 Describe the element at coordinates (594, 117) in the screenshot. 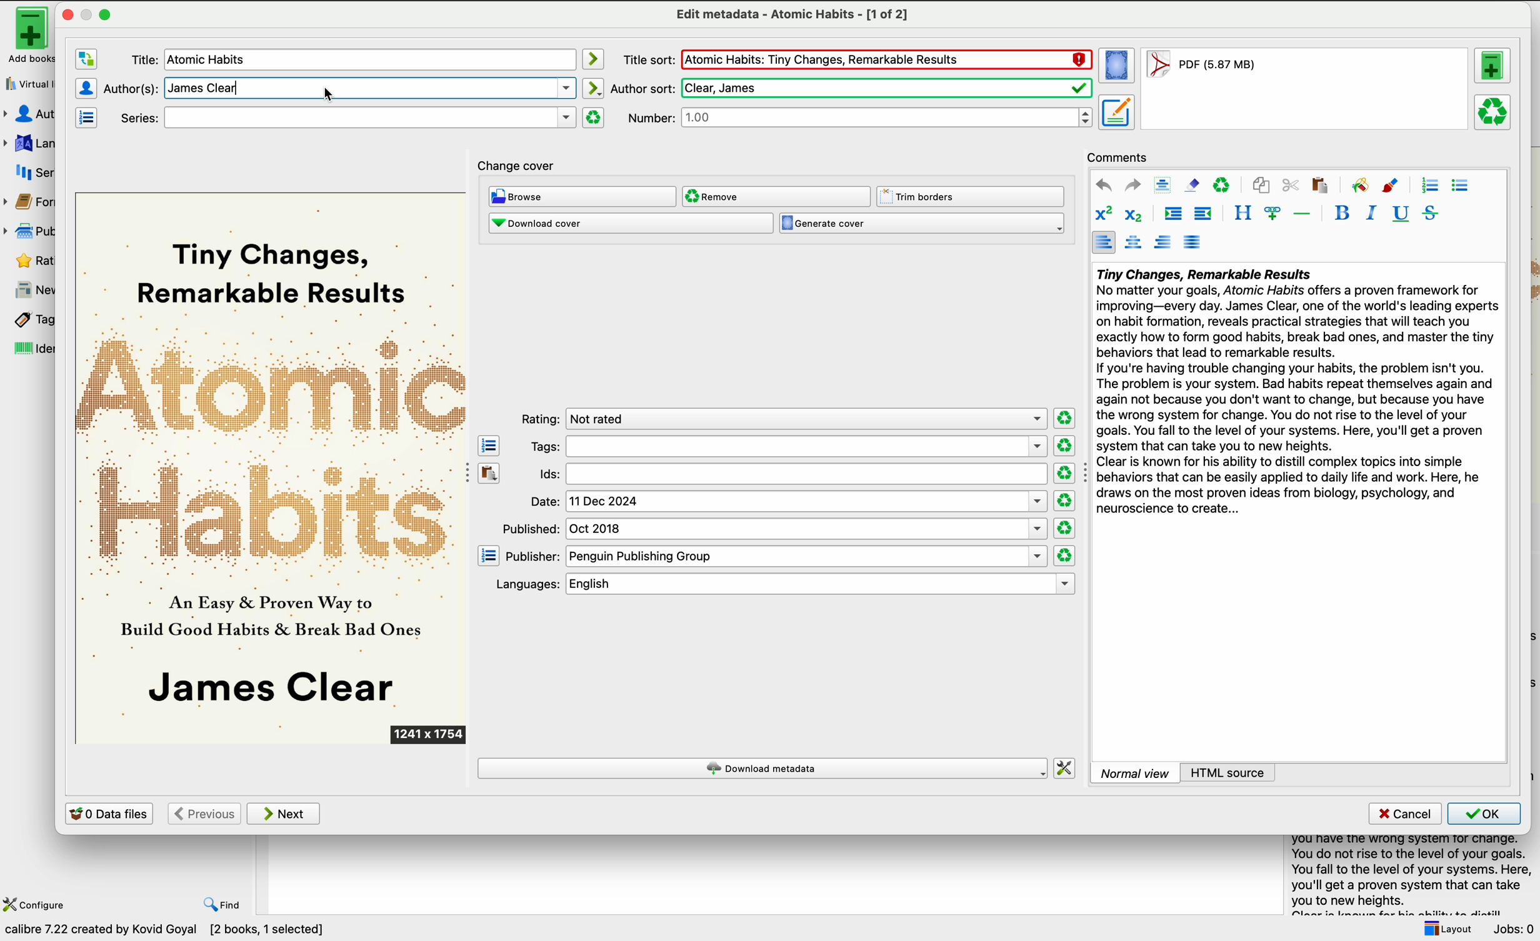

I see `clear series` at that location.